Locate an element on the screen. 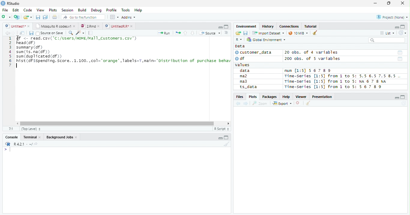 The height and width of the screenshot is (215, 410). Source is located at coordinates (209, 33).